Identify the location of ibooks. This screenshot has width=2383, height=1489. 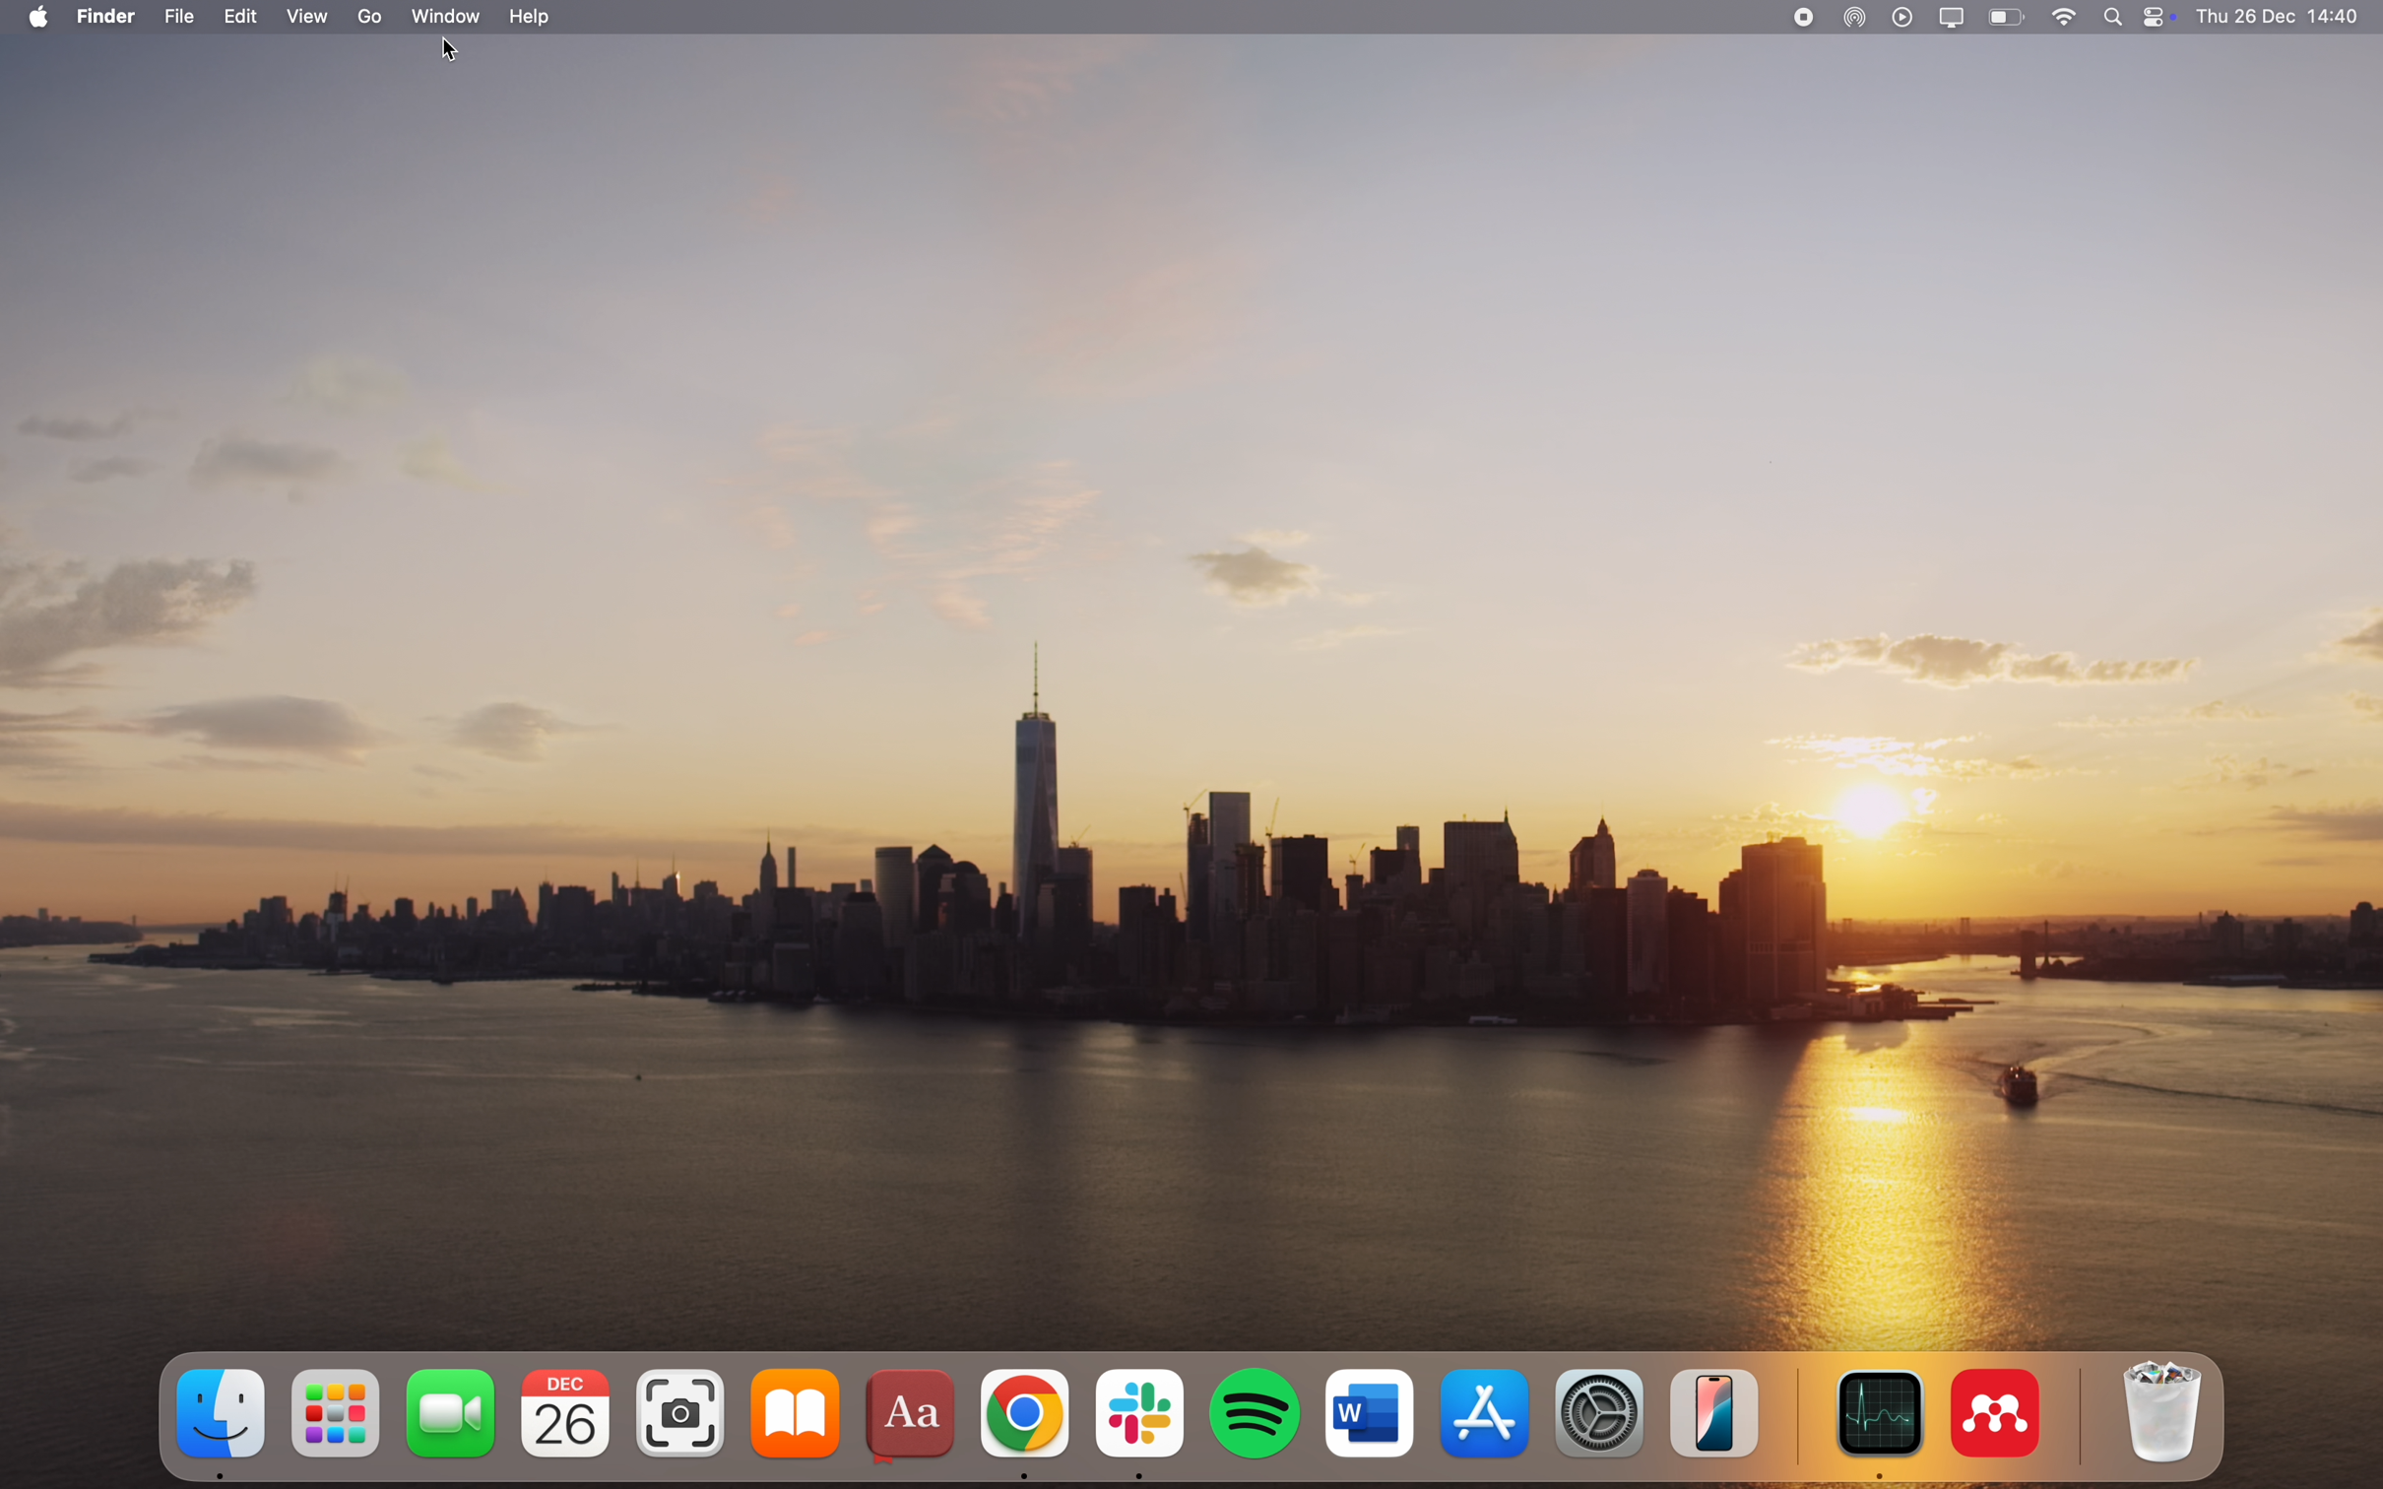
(791, 1417).